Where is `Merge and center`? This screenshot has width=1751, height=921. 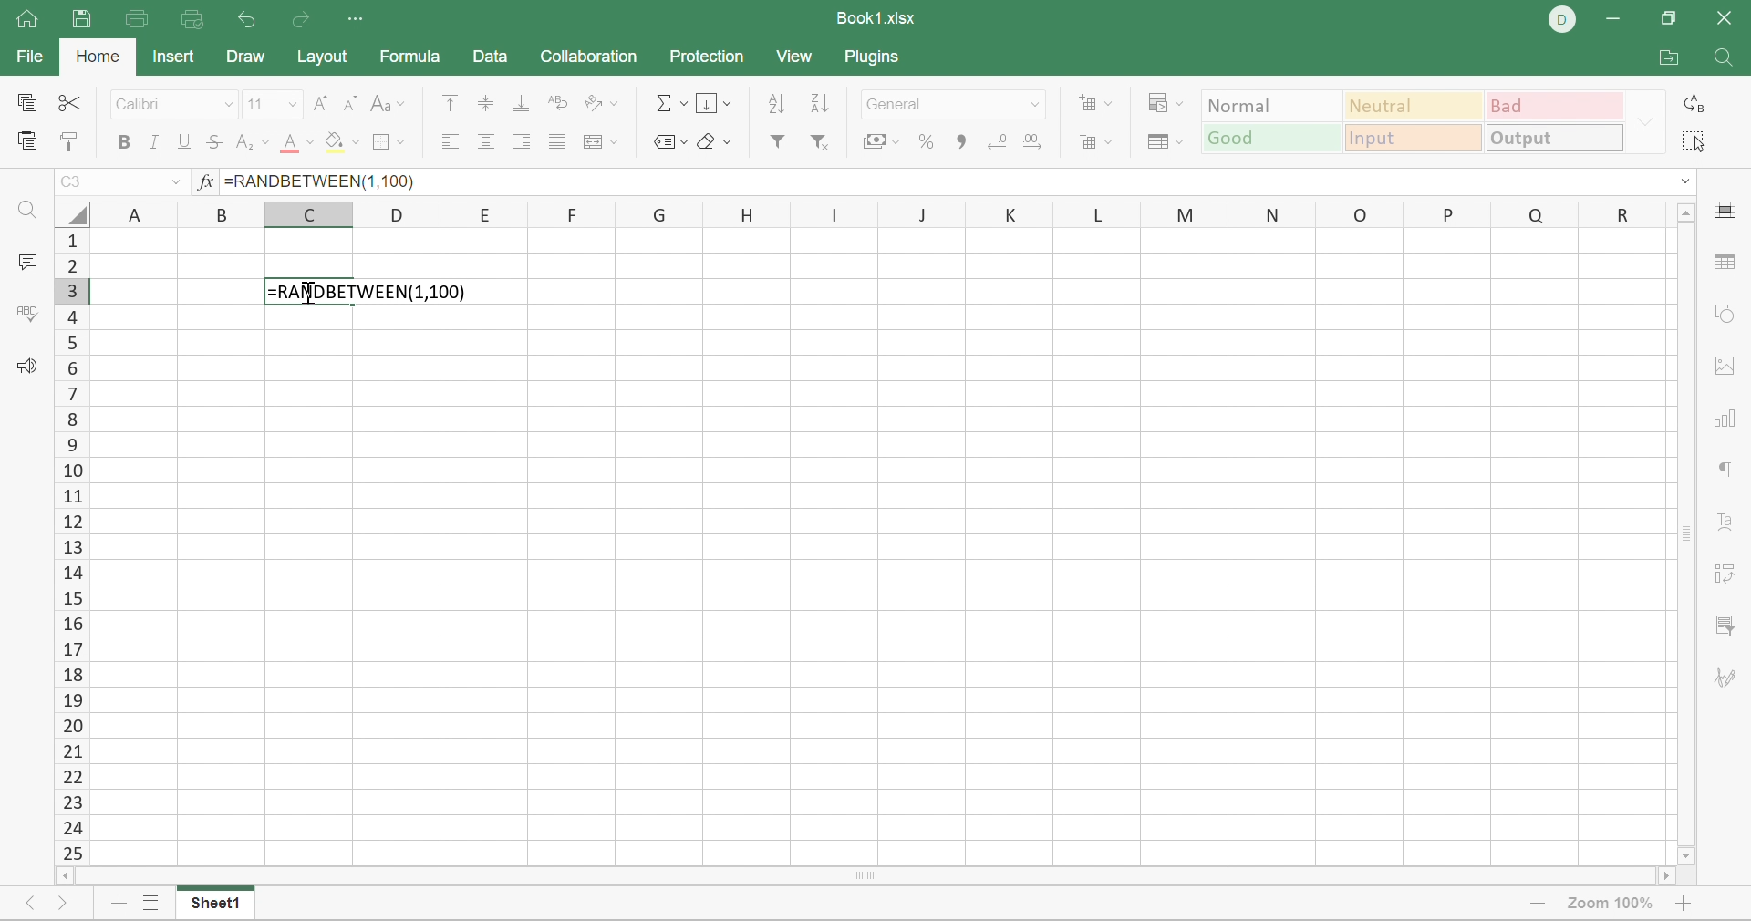
Merge and center is located at coordinates (603, 141).